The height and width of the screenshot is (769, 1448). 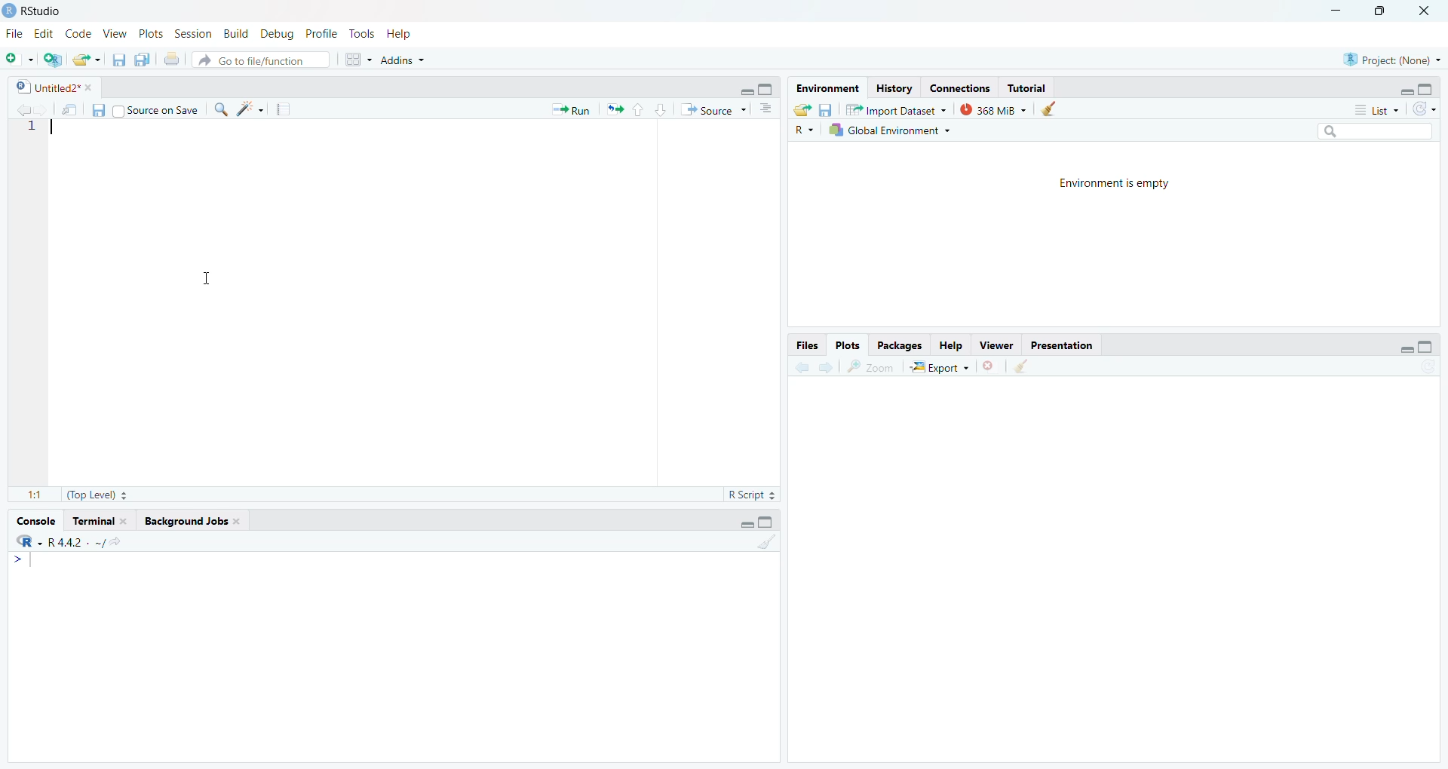 I want to click on 1, so click(x=41, y=131).